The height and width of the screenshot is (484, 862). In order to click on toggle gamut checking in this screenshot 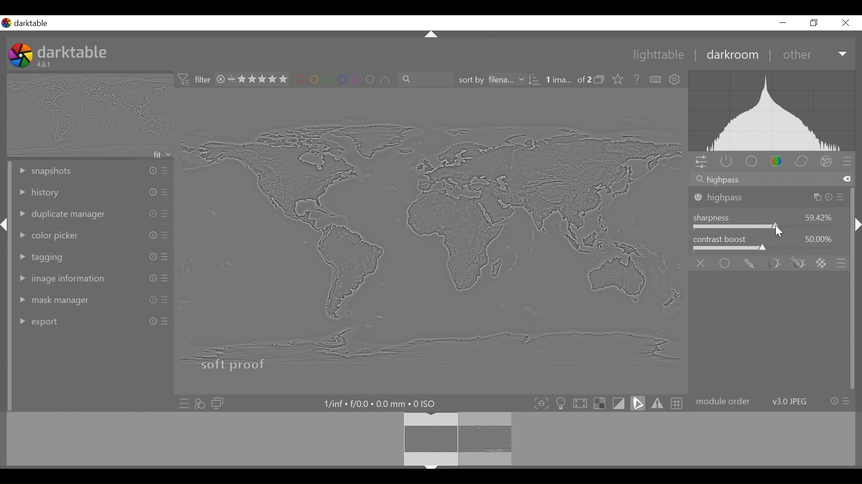, I will do `click(658, 403)`.